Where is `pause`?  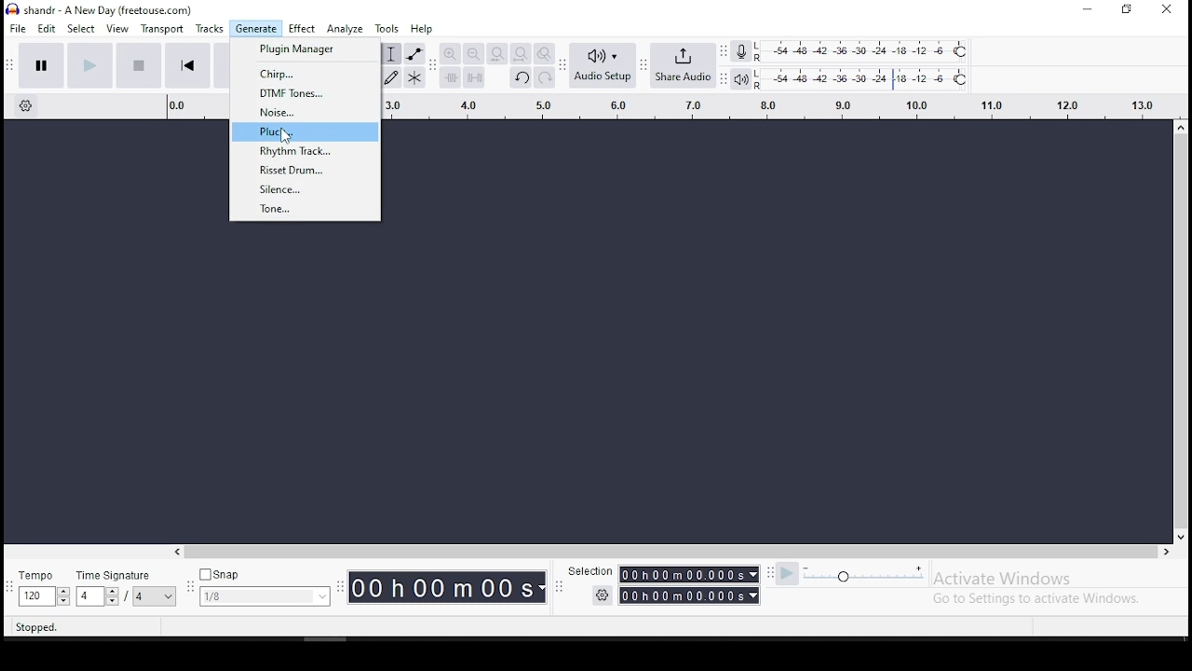
pause is located at coordinates (41, 65).